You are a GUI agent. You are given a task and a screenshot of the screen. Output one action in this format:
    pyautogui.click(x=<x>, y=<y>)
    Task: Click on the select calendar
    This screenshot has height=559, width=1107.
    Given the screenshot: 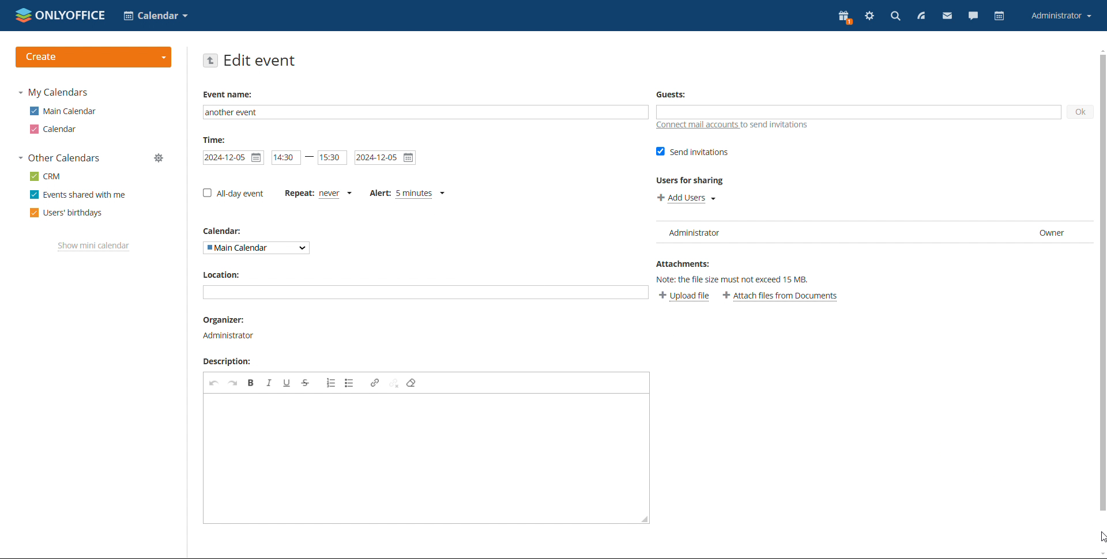 What is the action you would take?
    pyautogui.click(x=156, y=16)
    